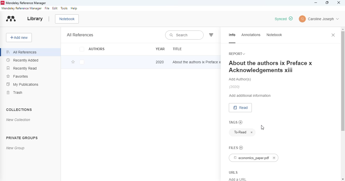  What do you see at coordinates (232, 35) in the screenshot?
I see `info` at bounding box center [232, 35].